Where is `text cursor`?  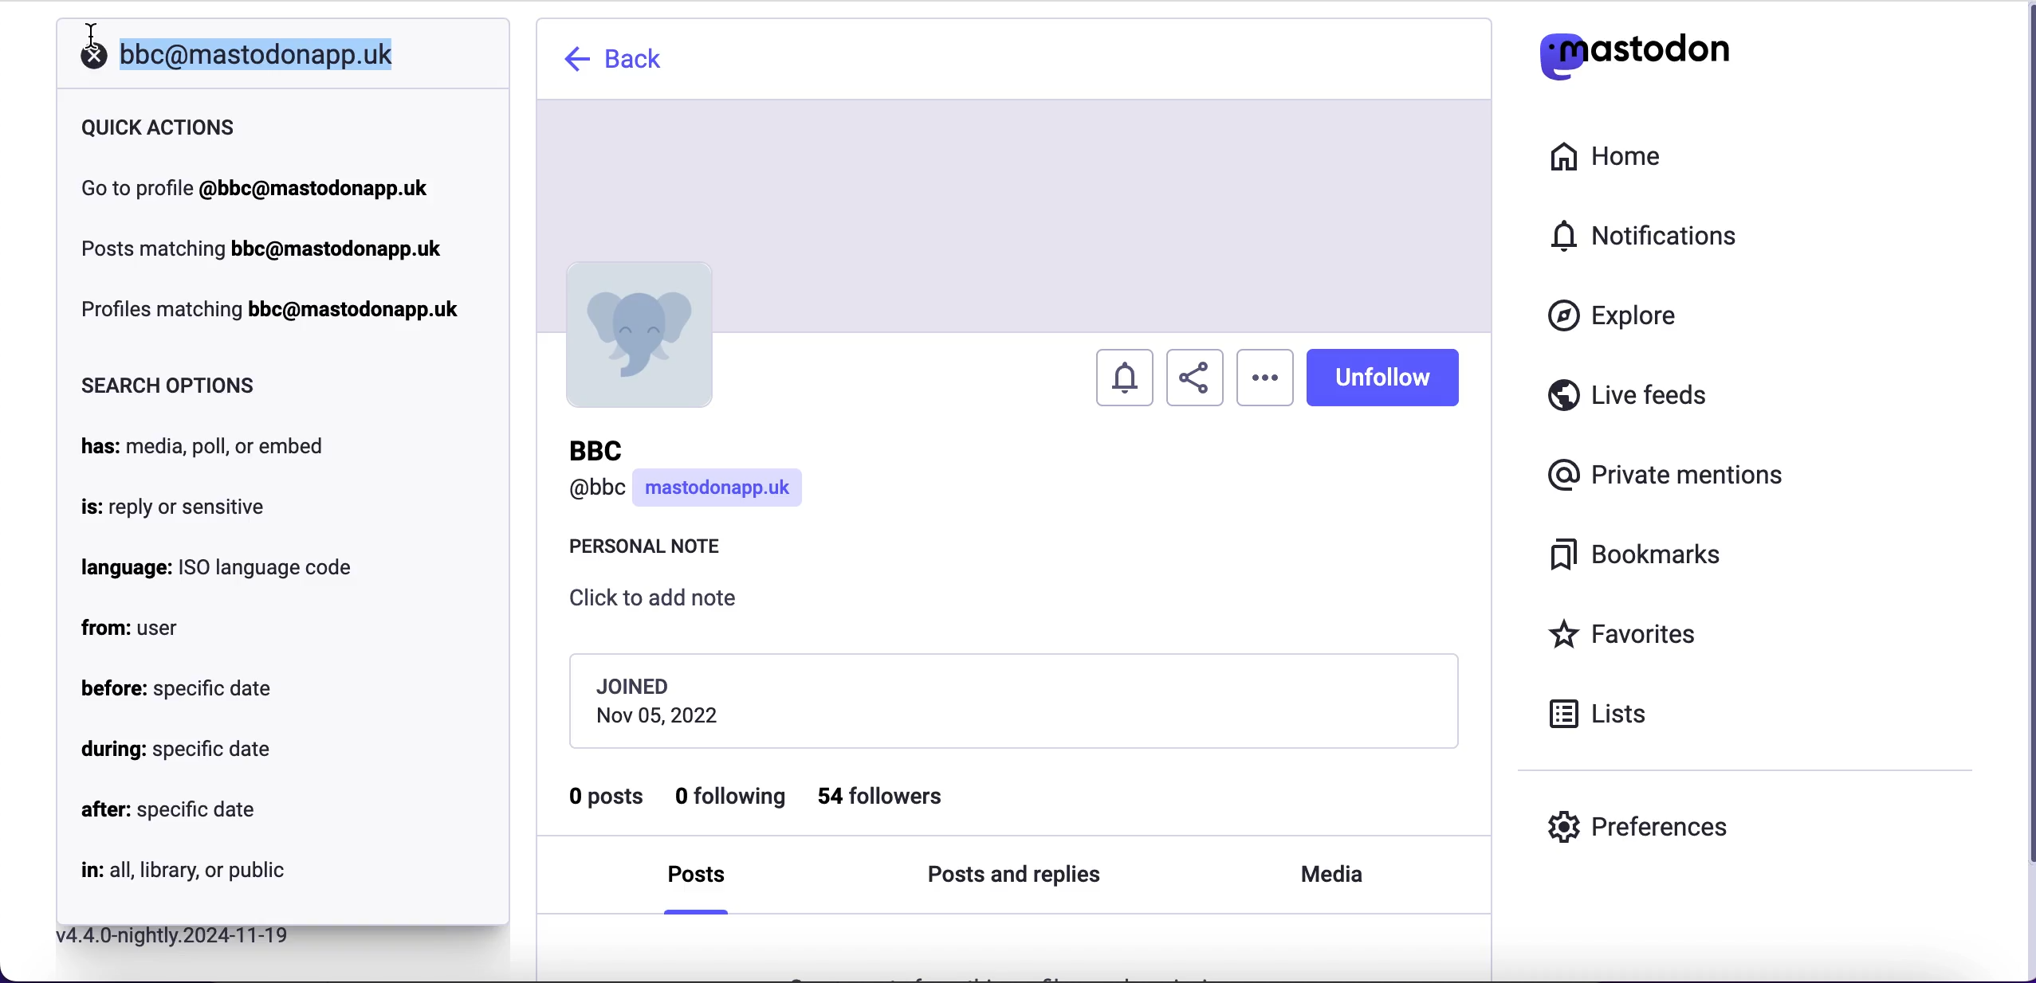
text cursor is located at coordinates (90, 38).